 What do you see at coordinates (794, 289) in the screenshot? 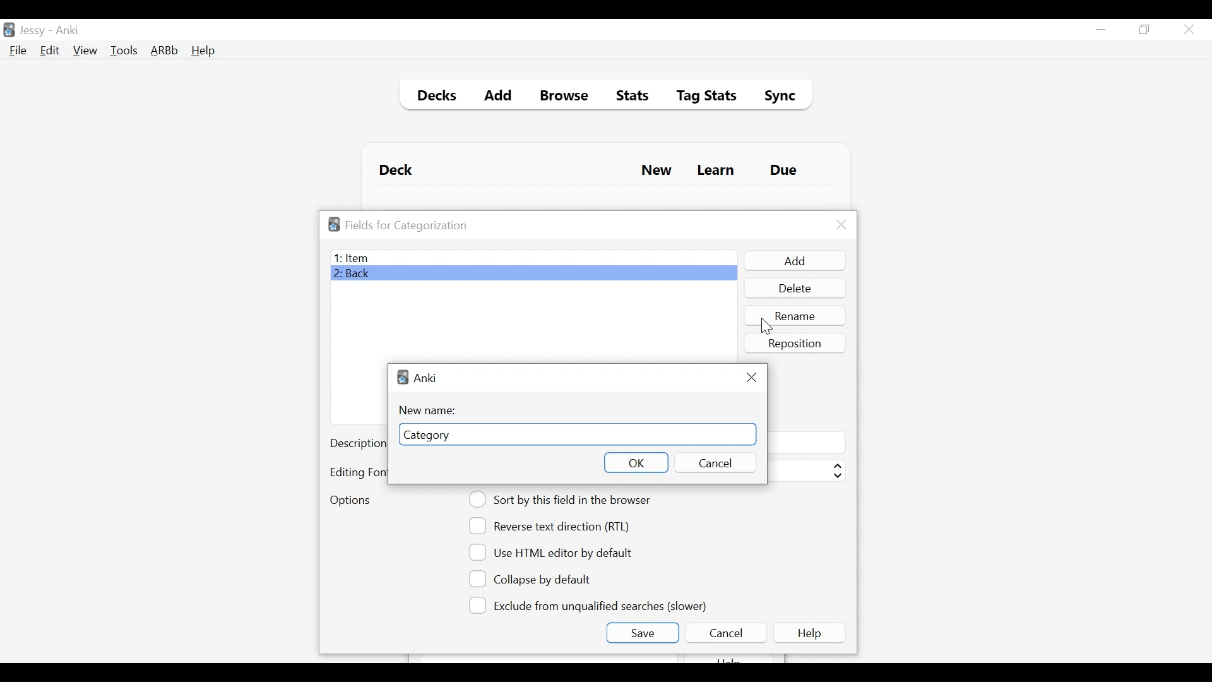
I see `Delete` at bounding box center [794, 289].